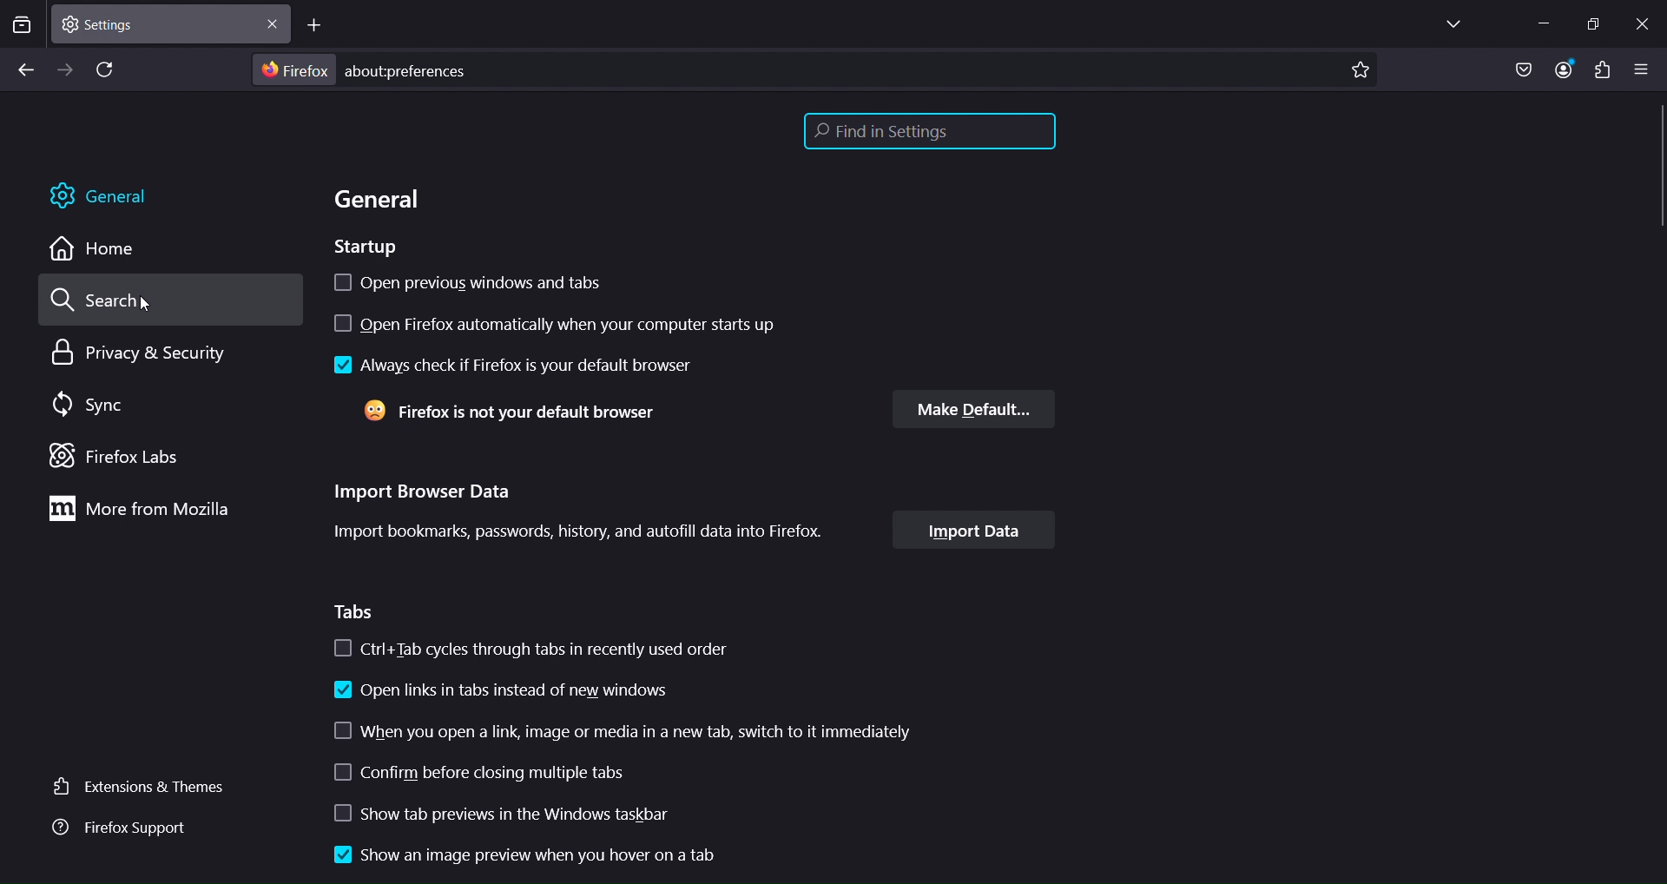 The image size is (1667, 884). Describe the element at coordinates (1450, 24) in the screenshot. I see `list all tabs` at that location.